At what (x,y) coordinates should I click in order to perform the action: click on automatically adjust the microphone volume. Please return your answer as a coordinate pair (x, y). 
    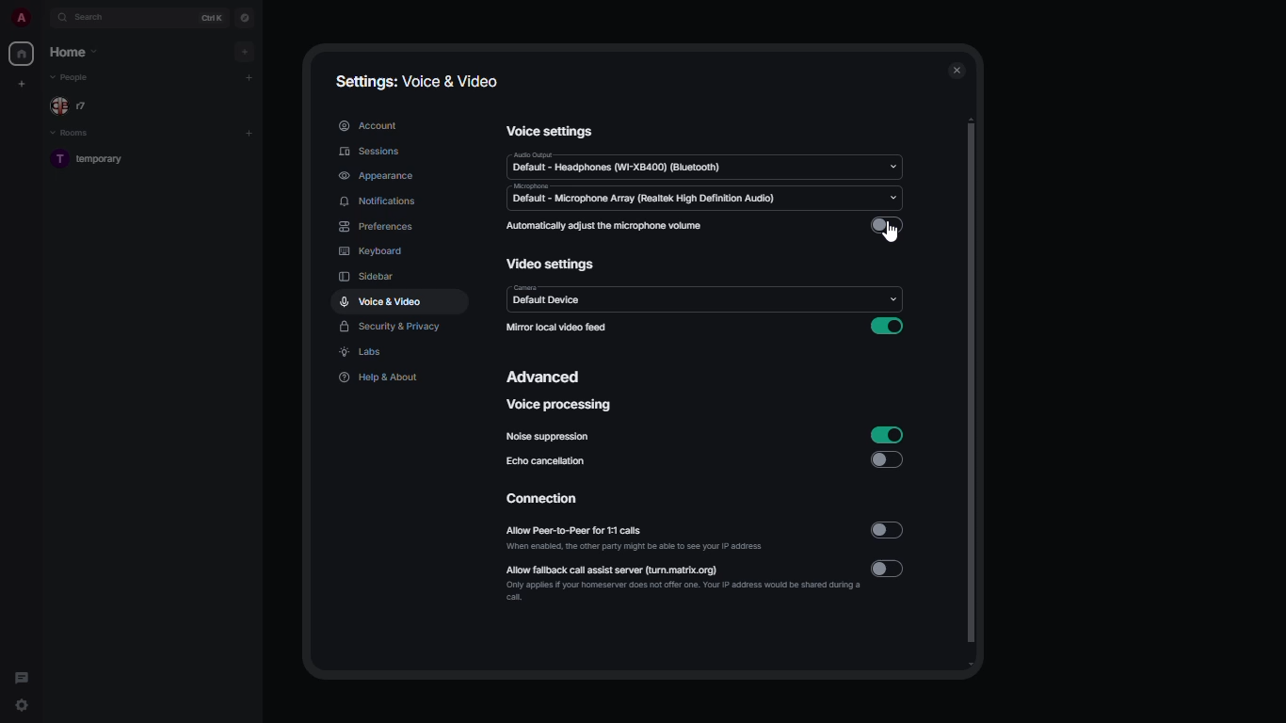
    Looking at the image, I should click on (604, 226).